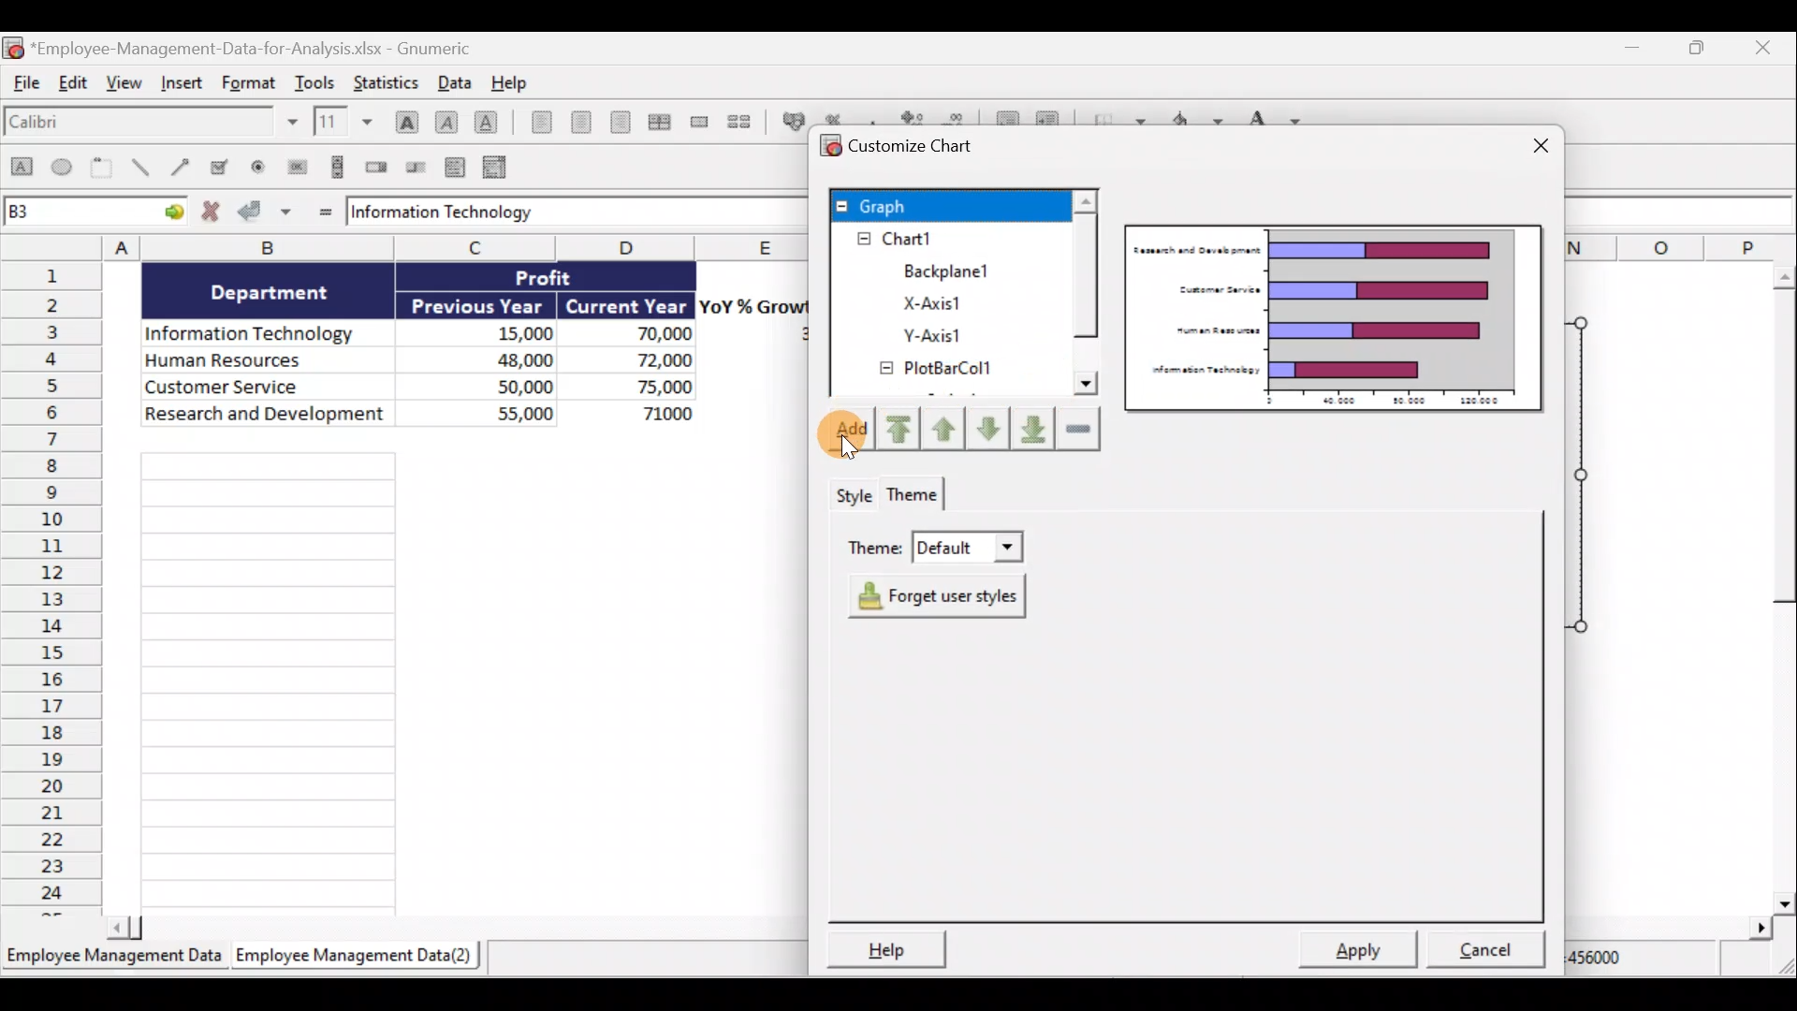 The height and width of the screenshot is (1011, 1797). What do you see at coordinates (339, 166) in the screenshot?
I see `Create a scrollbar` at bounding box center [339, 166].